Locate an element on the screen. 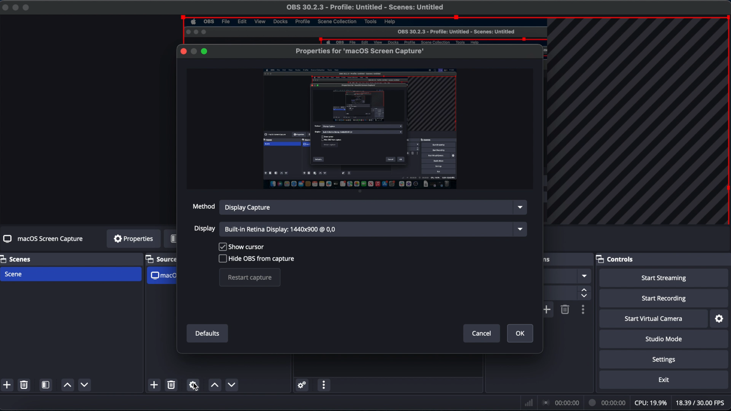 Image resolution: width=731 pixels, height=411 pixels. close is located at coordinates (5, 8).